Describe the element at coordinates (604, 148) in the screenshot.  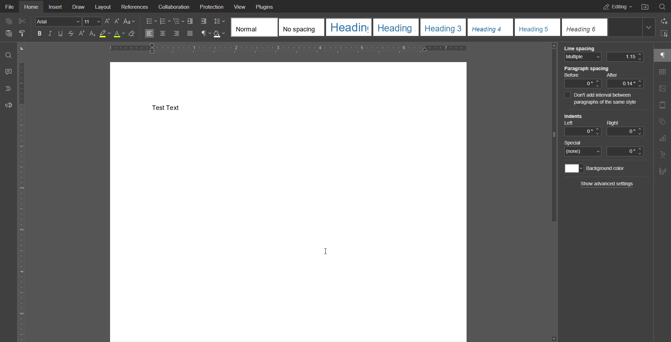
I see `Special` at that location.